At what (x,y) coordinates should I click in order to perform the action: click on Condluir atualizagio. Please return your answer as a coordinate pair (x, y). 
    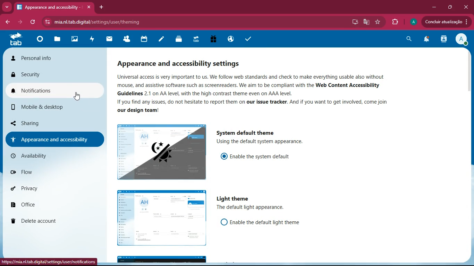
    Looking at the image, I should click on (449, 23).